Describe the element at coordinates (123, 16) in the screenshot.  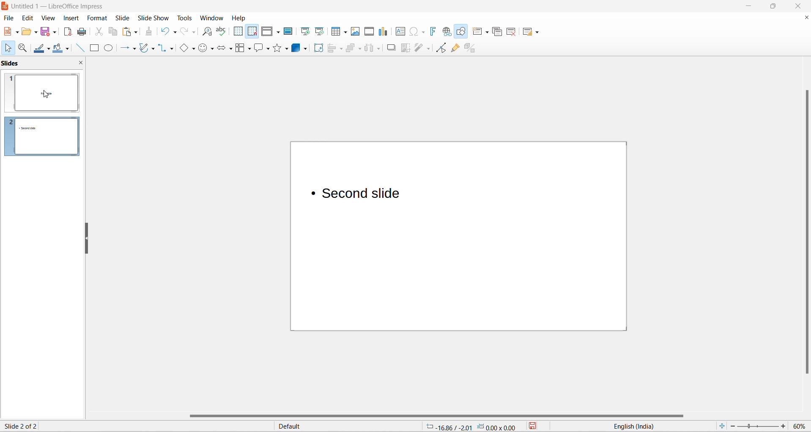
I see `` at that location.